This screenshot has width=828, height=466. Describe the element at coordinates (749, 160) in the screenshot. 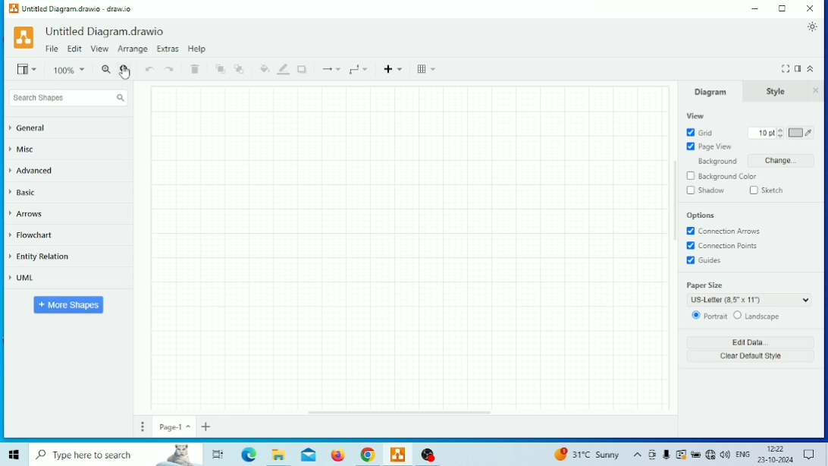

I see `Background` at that location.